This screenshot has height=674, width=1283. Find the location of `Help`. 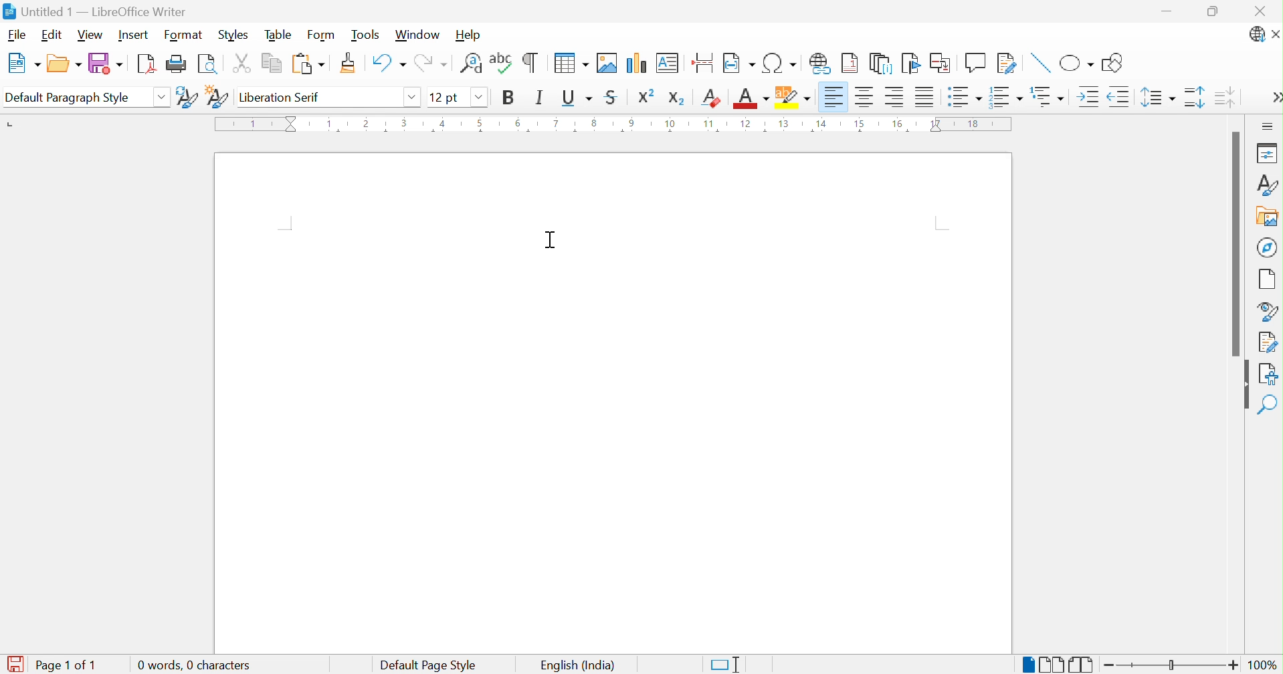

Help is located at coordinates (470, 35).